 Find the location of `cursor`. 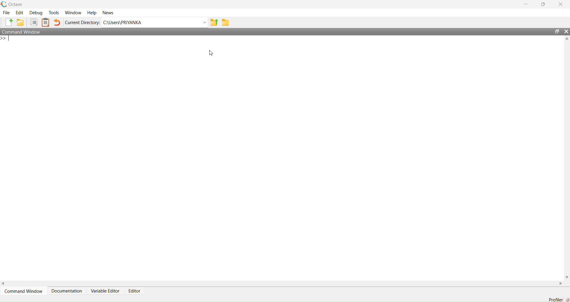

cursor is located at coordinates (211, 53).